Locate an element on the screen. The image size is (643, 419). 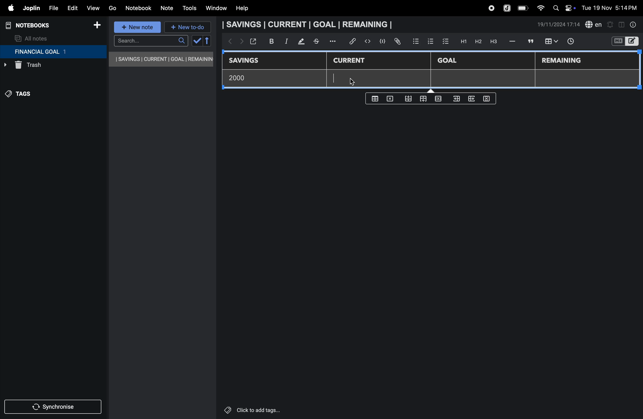
tools is located at coordinates (189, 8).